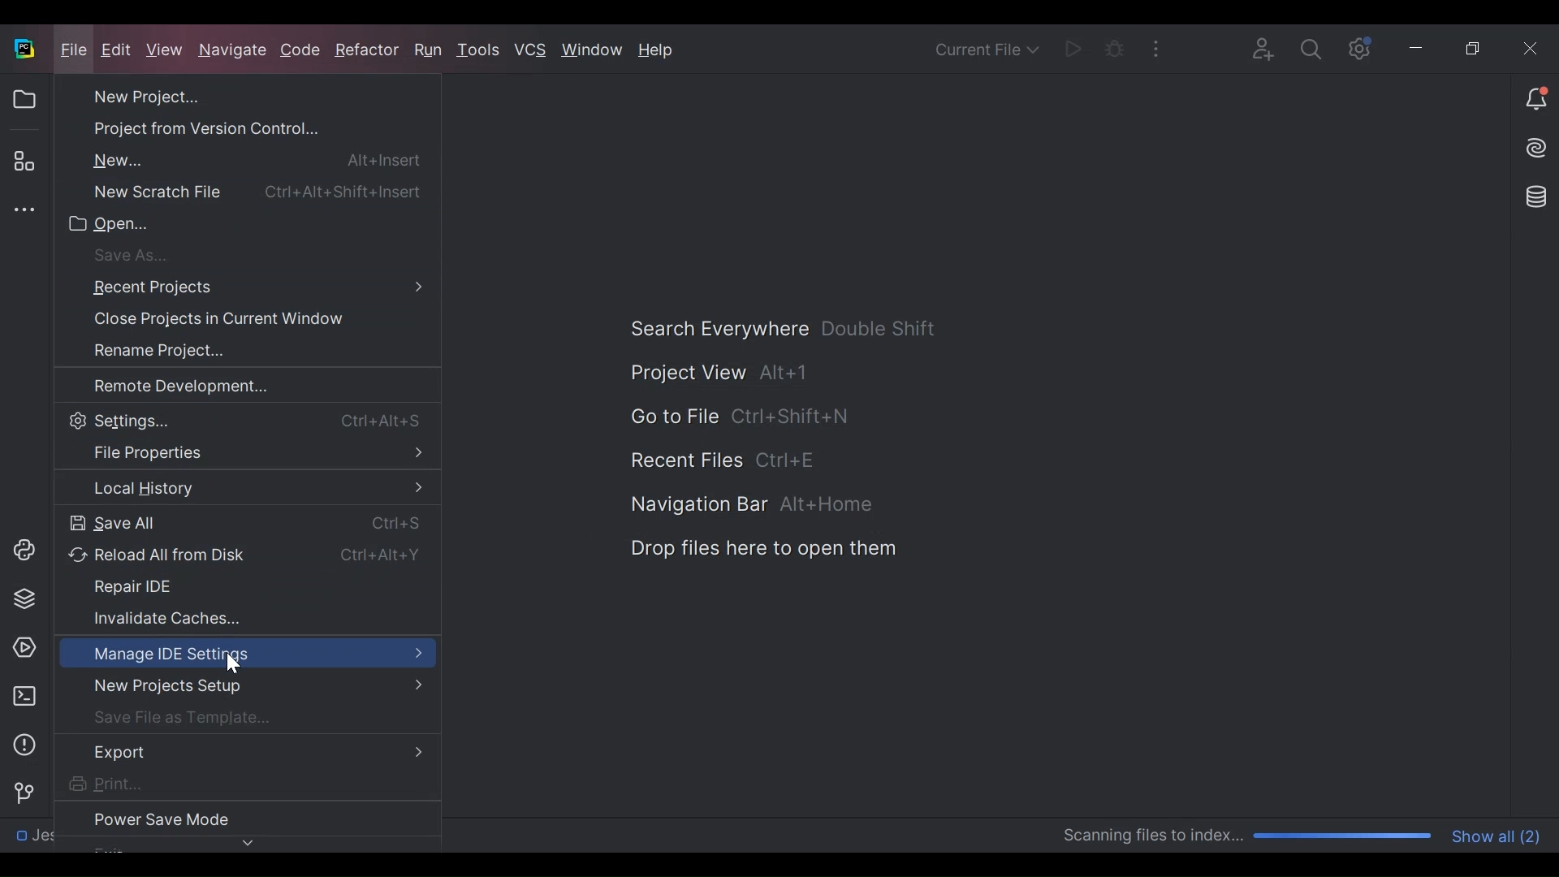 The image size is (1559, 877). Describe the element at coordinates (1414, 46) in the screenshot. I see `Minimize` at that location.